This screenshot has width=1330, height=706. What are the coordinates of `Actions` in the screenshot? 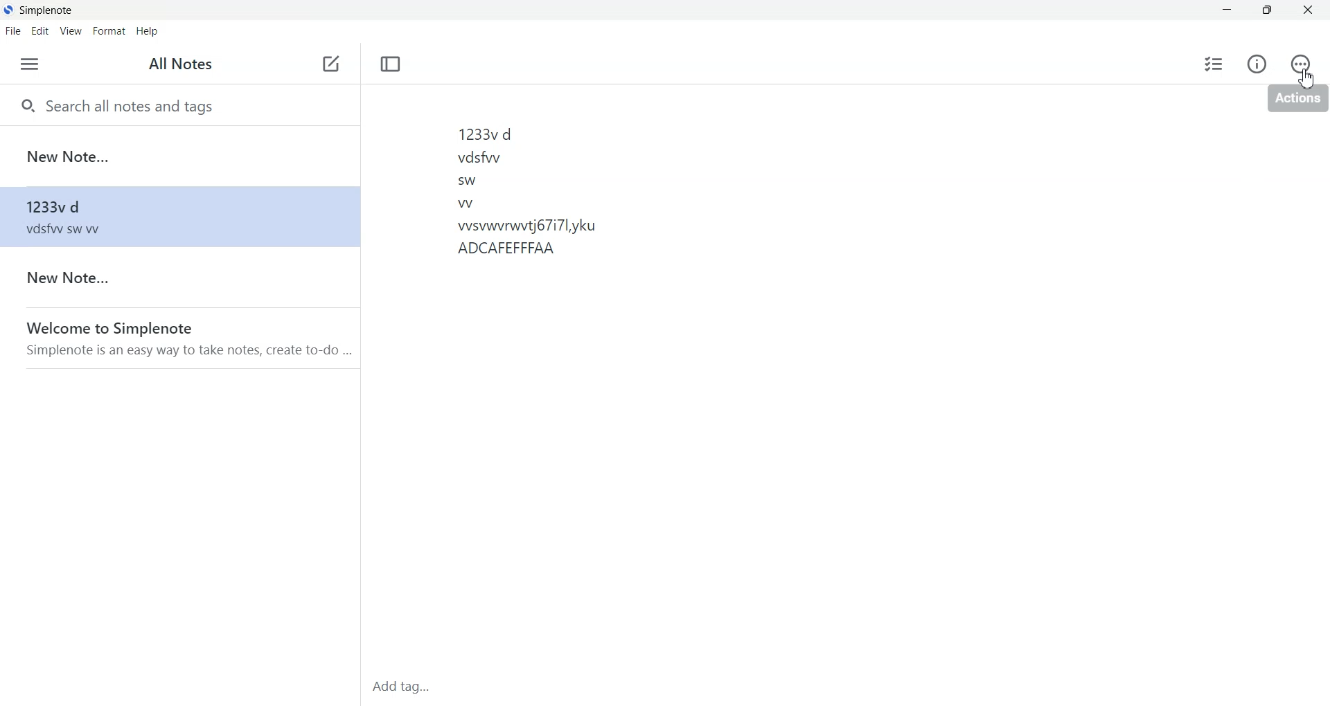 It's located at (1301, 64).